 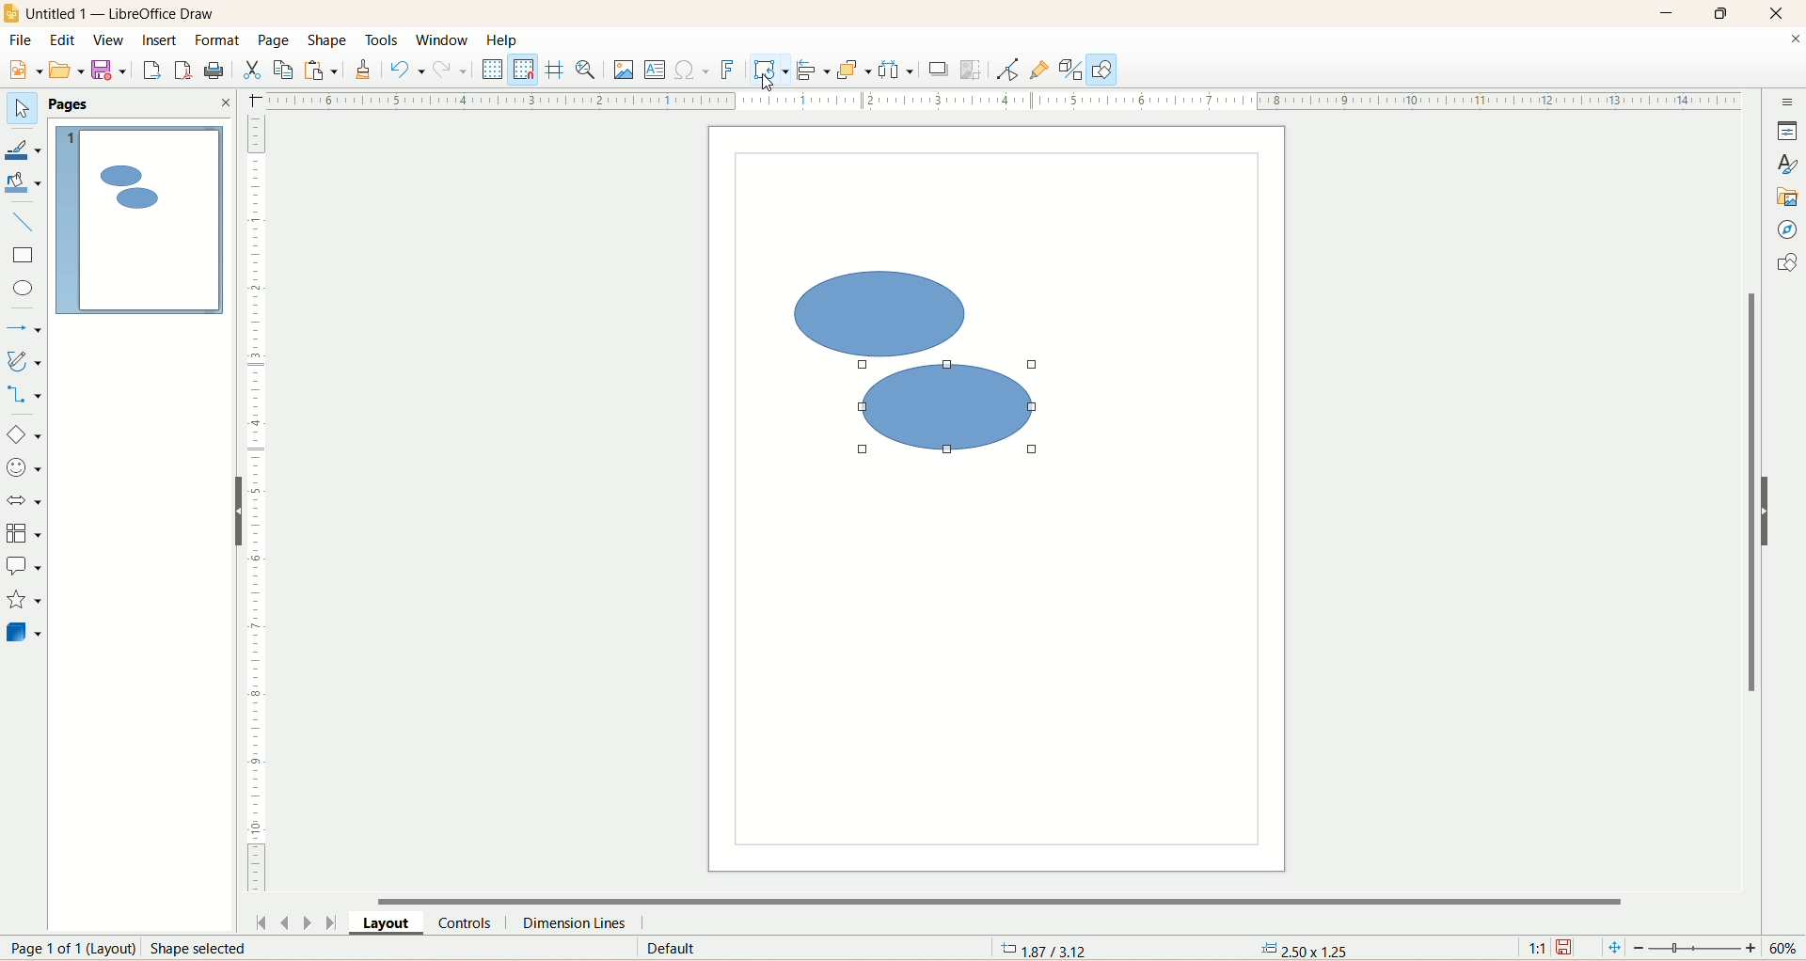 What do you see at coordinates (1787, 949) in the screenshot?
I see `zoom percentage` at bounding box center [1787, 949].